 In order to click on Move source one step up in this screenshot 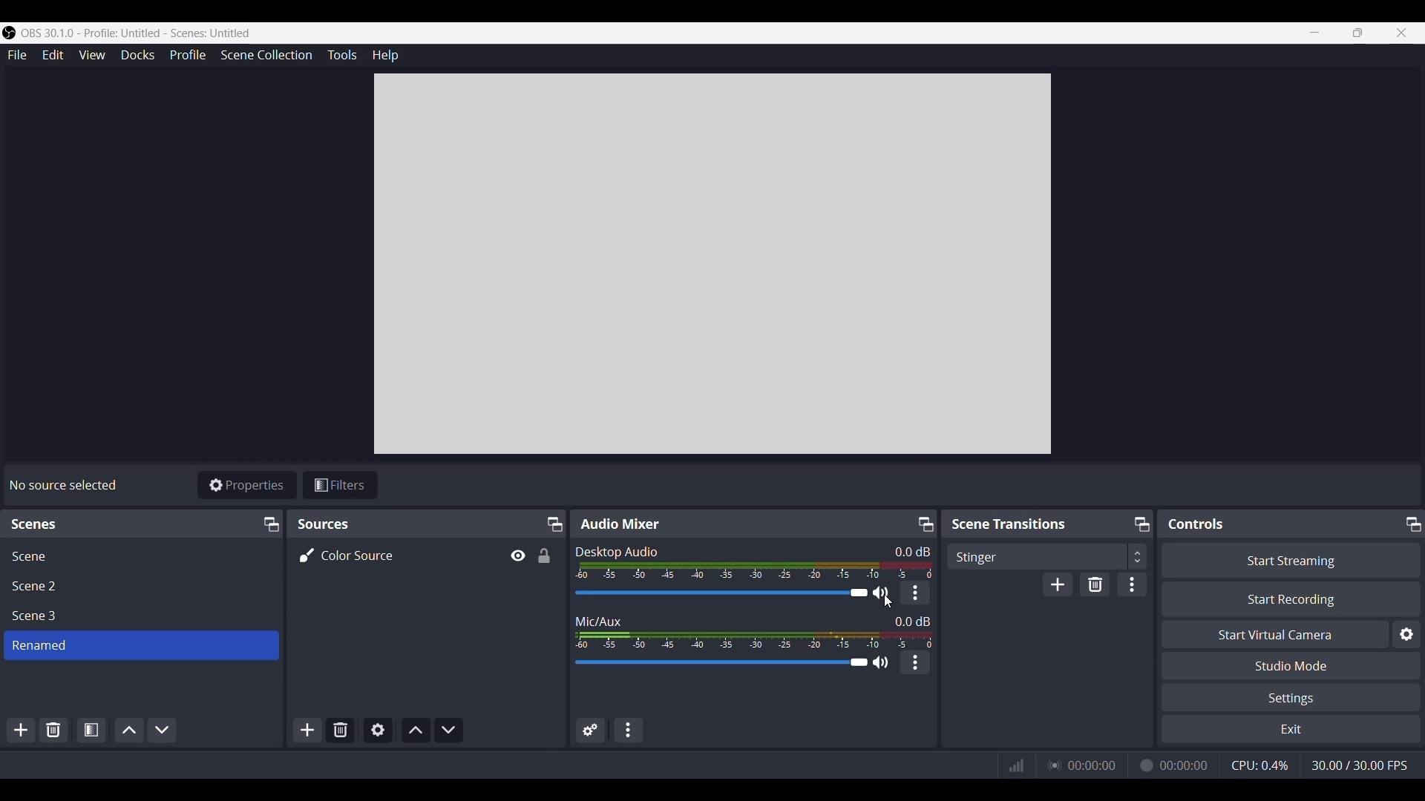, I will do `click(416, 731)`.